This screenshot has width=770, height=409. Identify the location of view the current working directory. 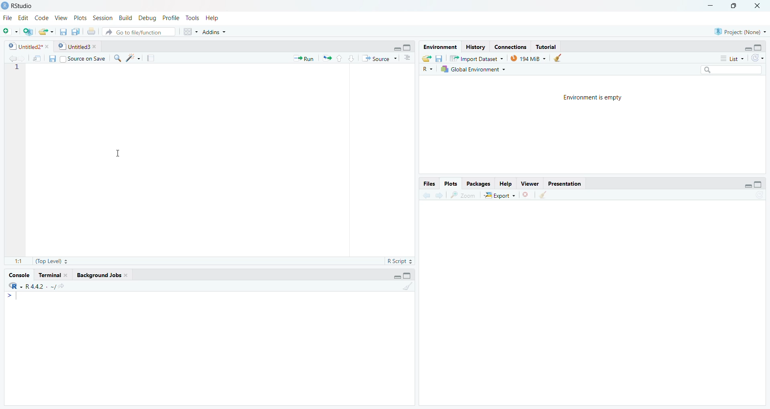
(61, 287).